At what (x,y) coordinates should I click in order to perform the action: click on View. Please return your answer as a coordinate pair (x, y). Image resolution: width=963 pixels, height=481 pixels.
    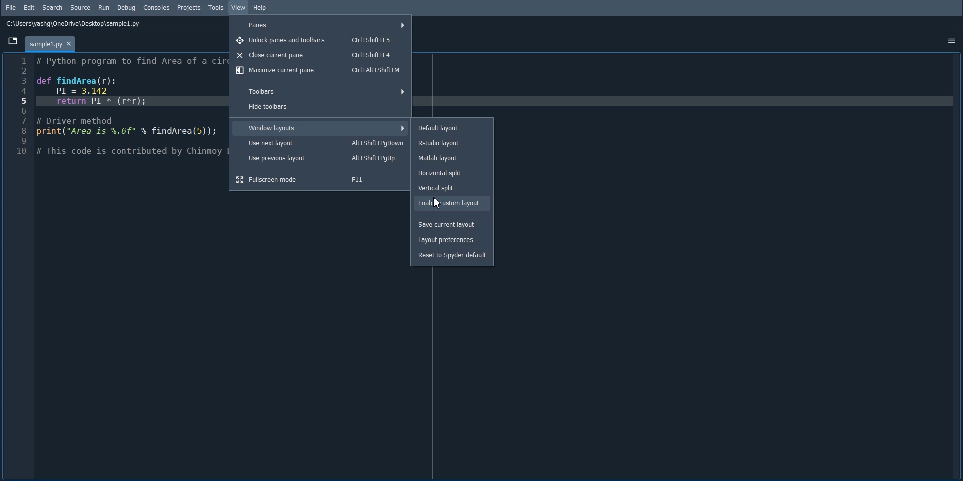
    Looking at the image, I should click on (239, 7).